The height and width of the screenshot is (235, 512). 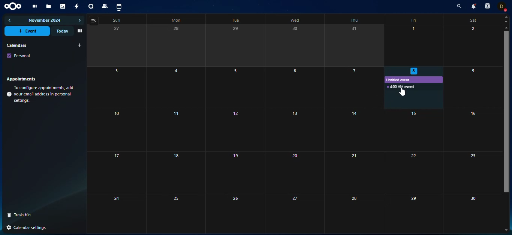 I want to click on contact, so click(x=105, y=6).